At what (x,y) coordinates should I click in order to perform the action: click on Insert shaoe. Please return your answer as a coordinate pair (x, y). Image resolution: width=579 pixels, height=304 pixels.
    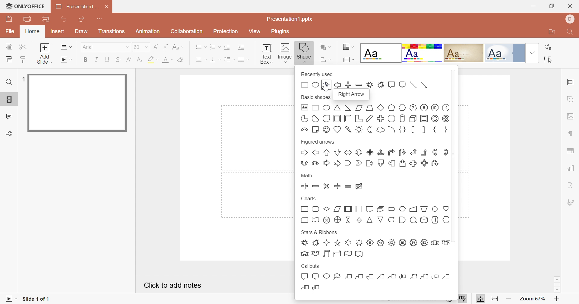
    Looking at the image, I should click on (331, 59).